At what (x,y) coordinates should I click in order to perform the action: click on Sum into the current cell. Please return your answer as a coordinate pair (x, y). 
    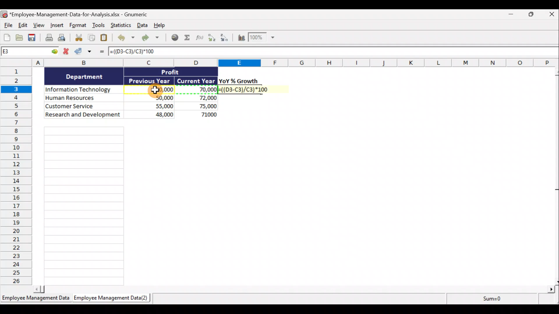
    Looking at the image, I should click on (189, 38).